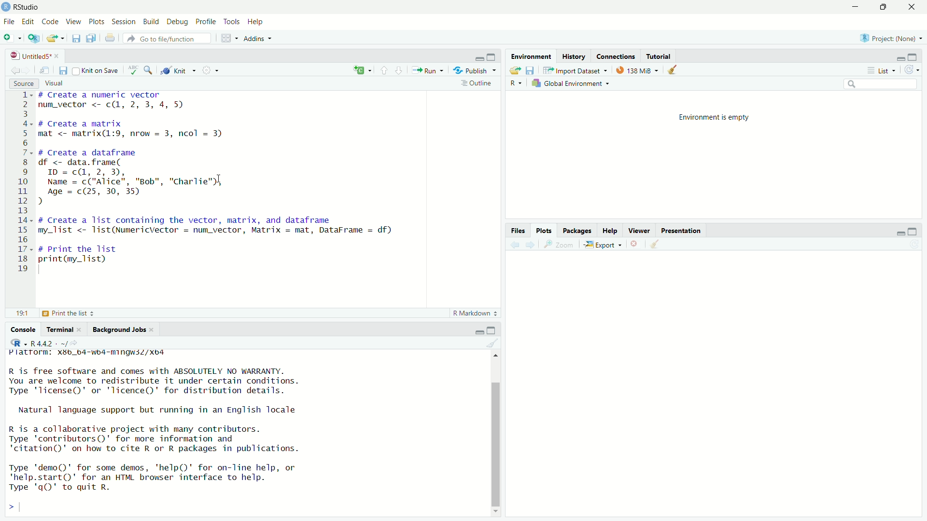  What do you see at coordinates (471, 58) in the screenshot?
I see `minimise` at bounding box center [471, 58].